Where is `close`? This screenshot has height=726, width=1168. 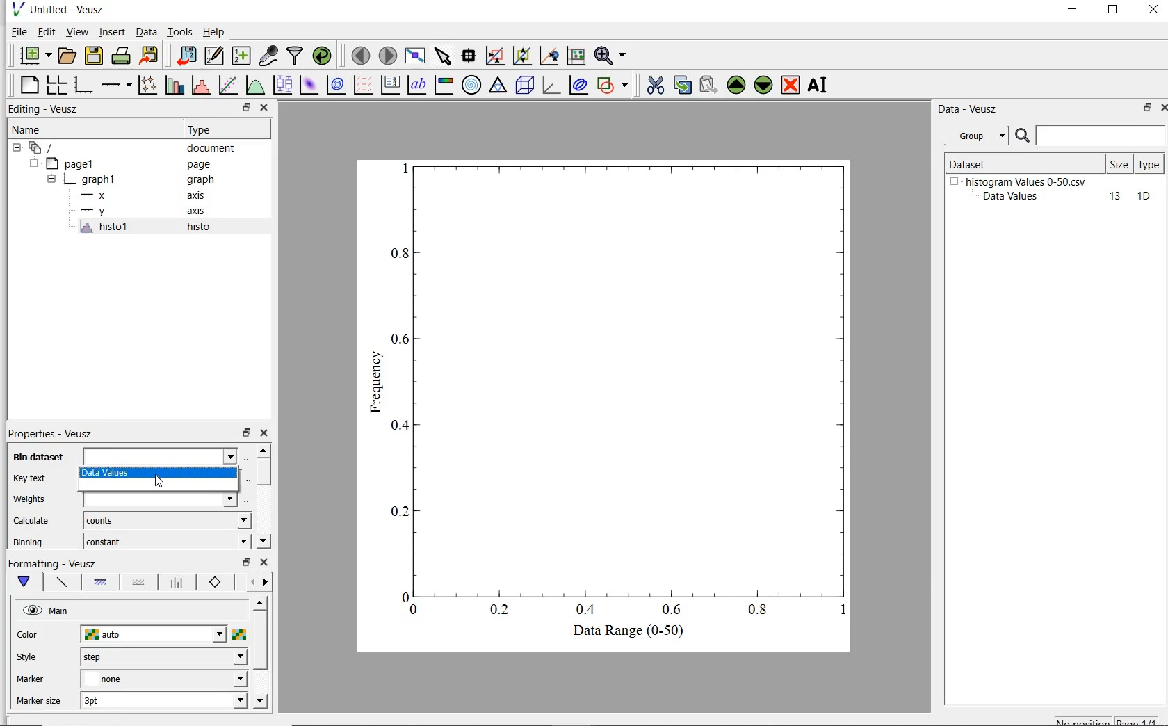
close is located at coordinates (1153, 10).